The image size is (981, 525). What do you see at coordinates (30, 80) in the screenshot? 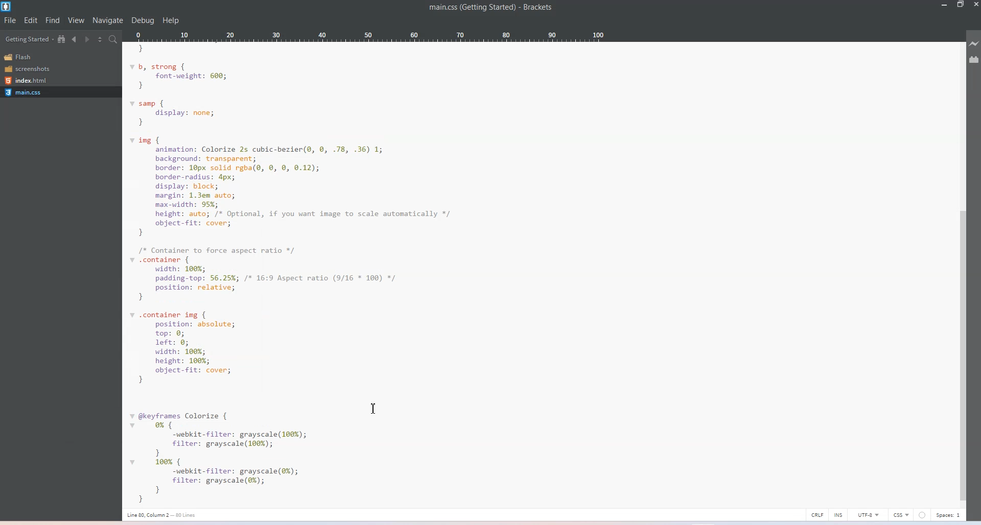
I see `Index.html` at bounding box center [30, 80].